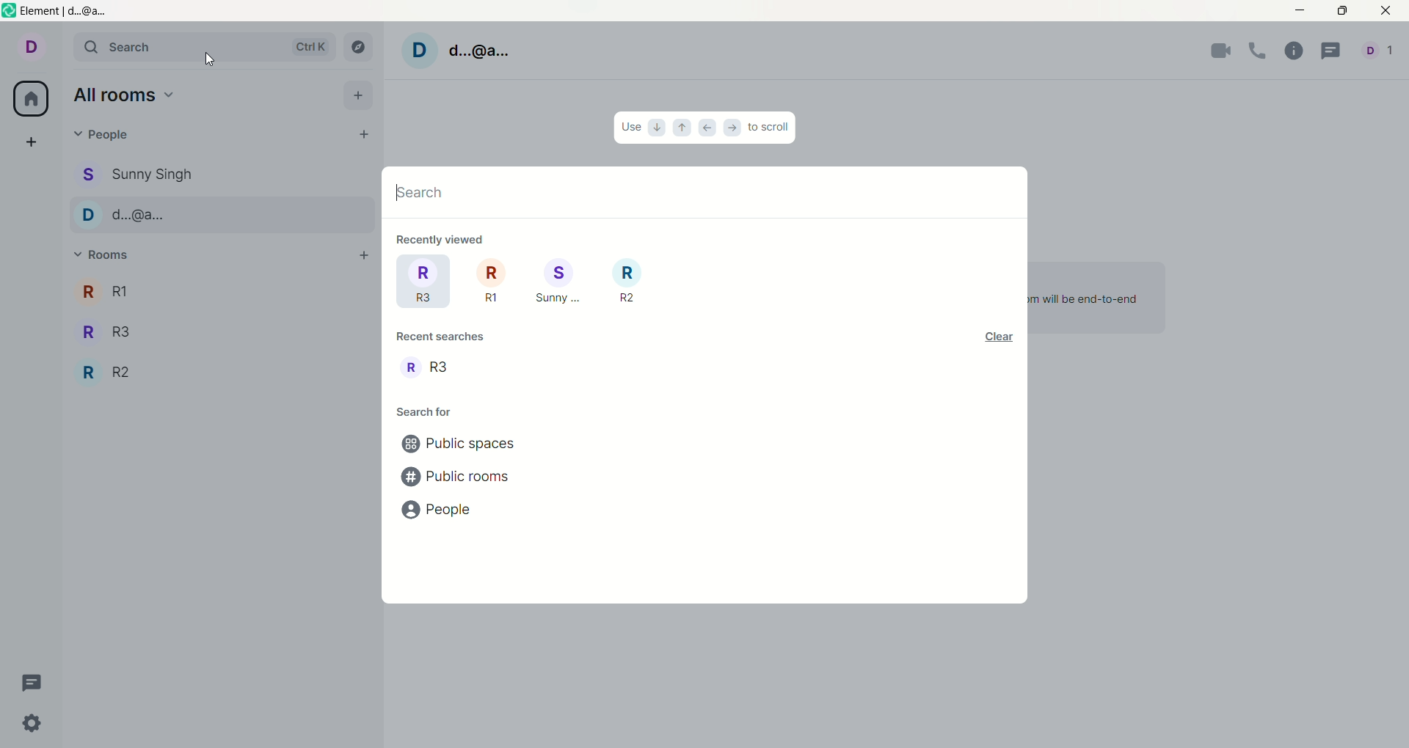 This screenshot has height=748, width=1409. I want to click on all rooms, so click(125, 95).